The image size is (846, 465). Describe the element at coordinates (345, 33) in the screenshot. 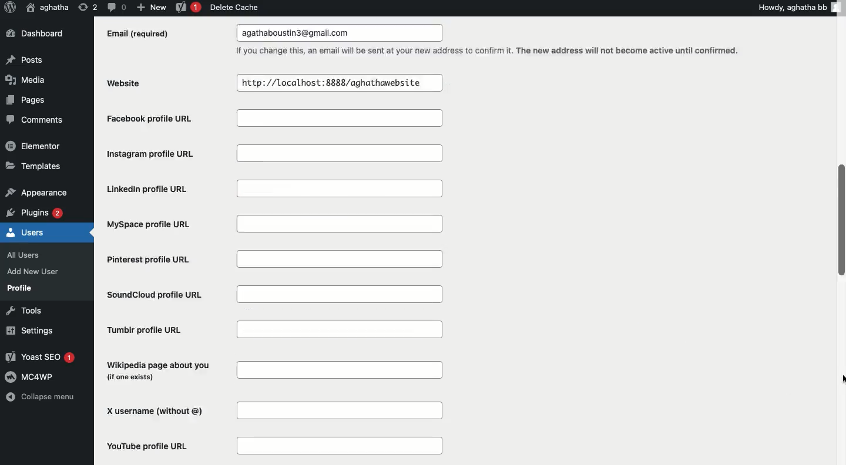

I see `agathaboustin3@gmail.com` at that location.